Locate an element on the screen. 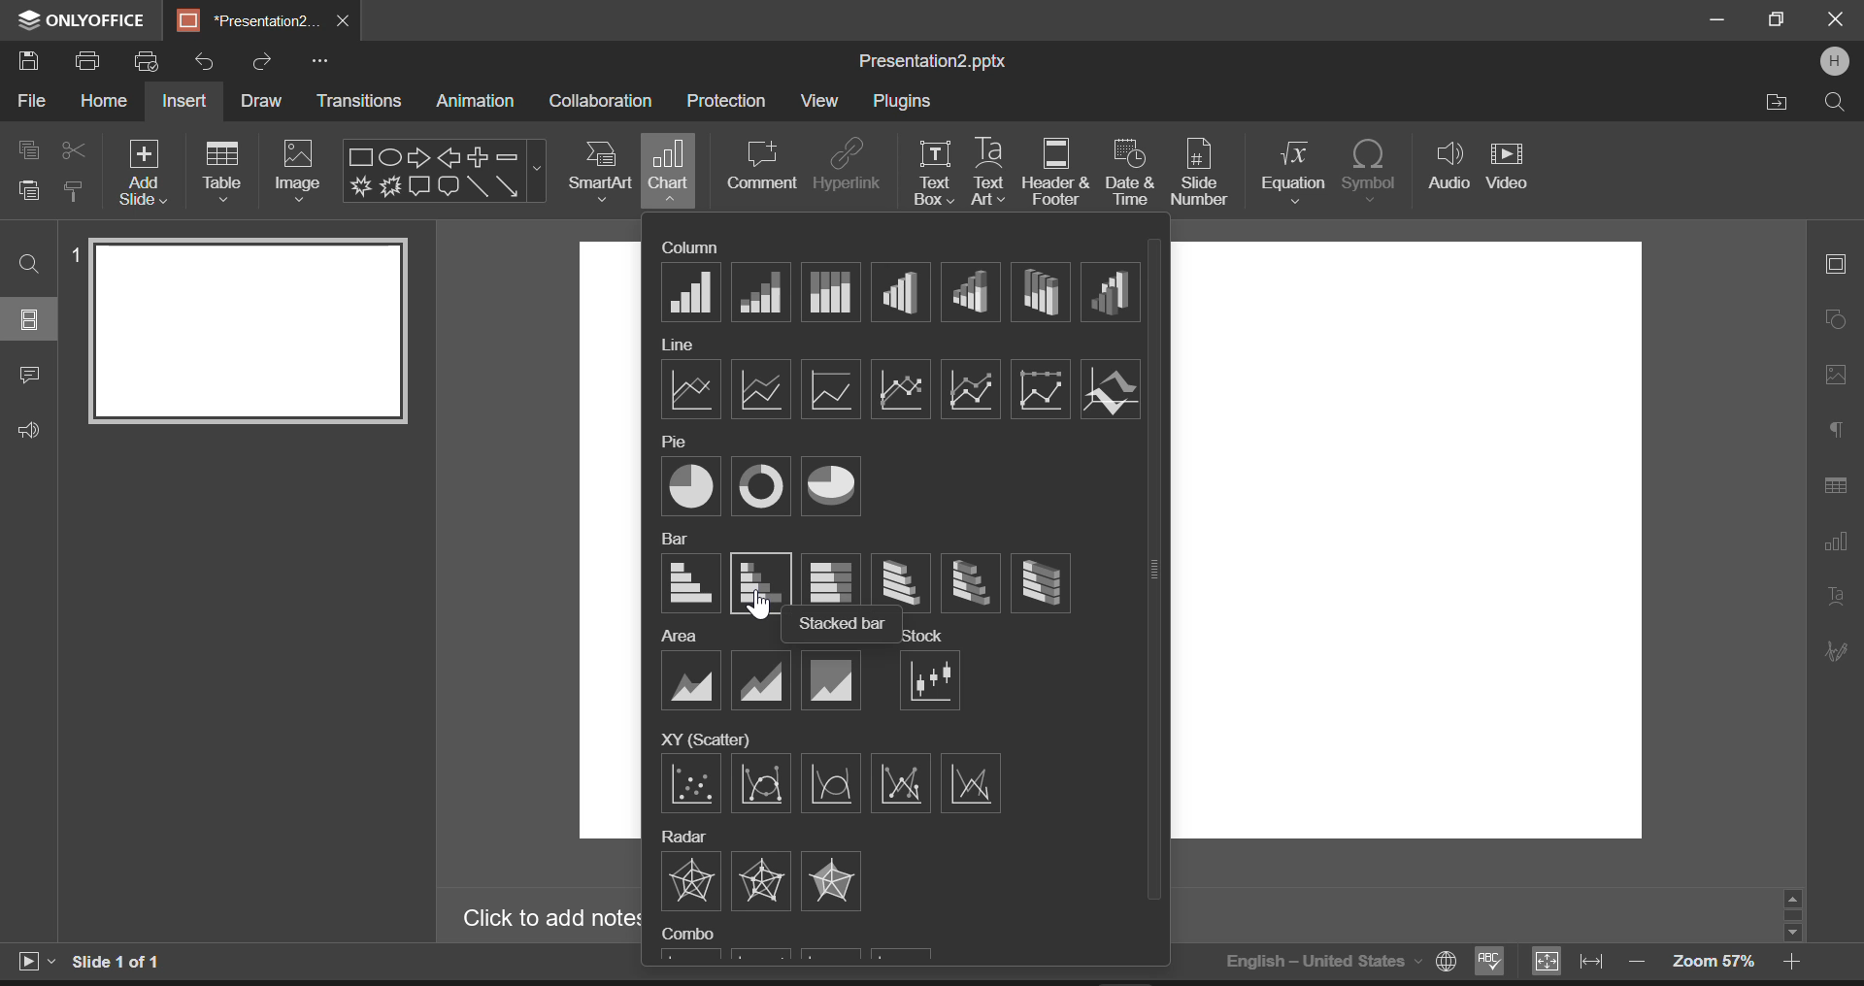 The height and width of the screenshot is (986, 1864). Redo is located at coordinates (262, 59).